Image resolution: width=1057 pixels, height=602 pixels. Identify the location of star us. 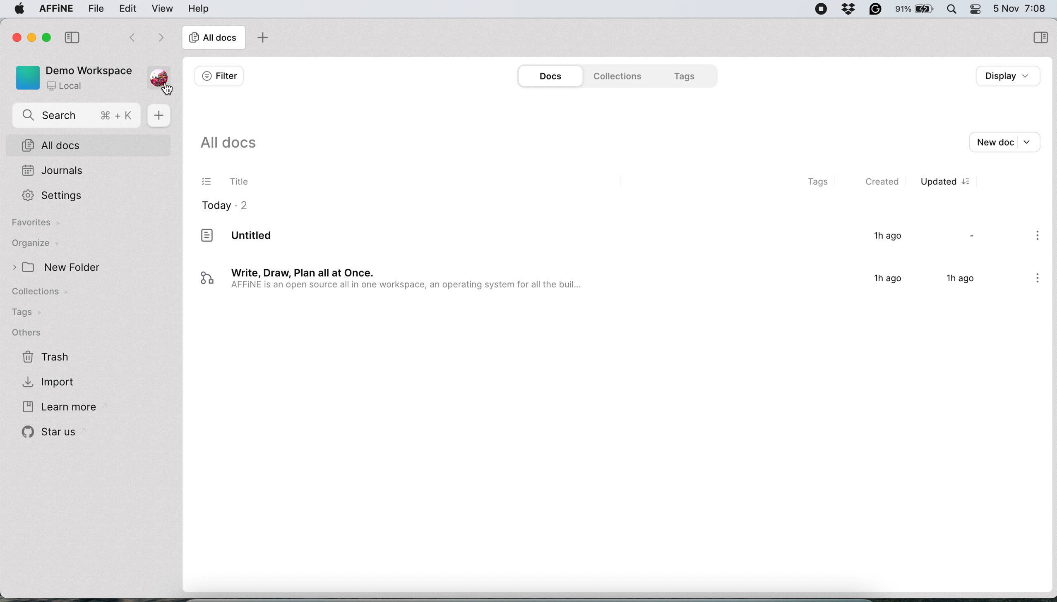
(48, 434).